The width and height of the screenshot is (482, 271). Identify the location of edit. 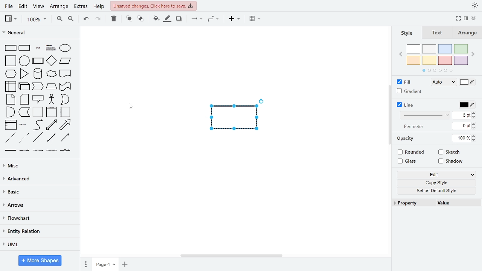
(24, 6).